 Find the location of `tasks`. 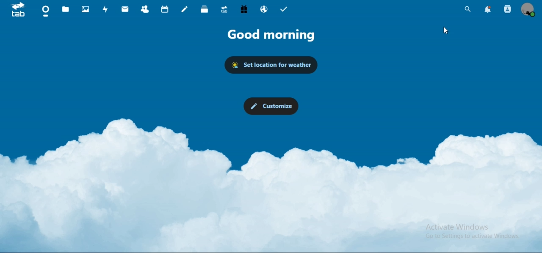

tasks is located at coordinates (283, 9).